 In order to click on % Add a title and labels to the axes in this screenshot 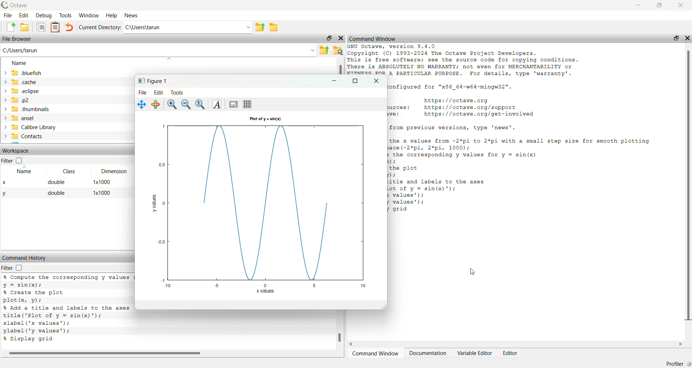, I will do `click(67, 308)`.